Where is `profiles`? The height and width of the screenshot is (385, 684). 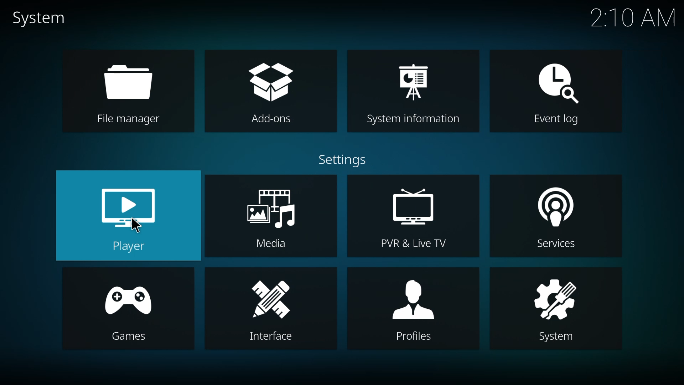 profiles is located at coordinates (413, 309).